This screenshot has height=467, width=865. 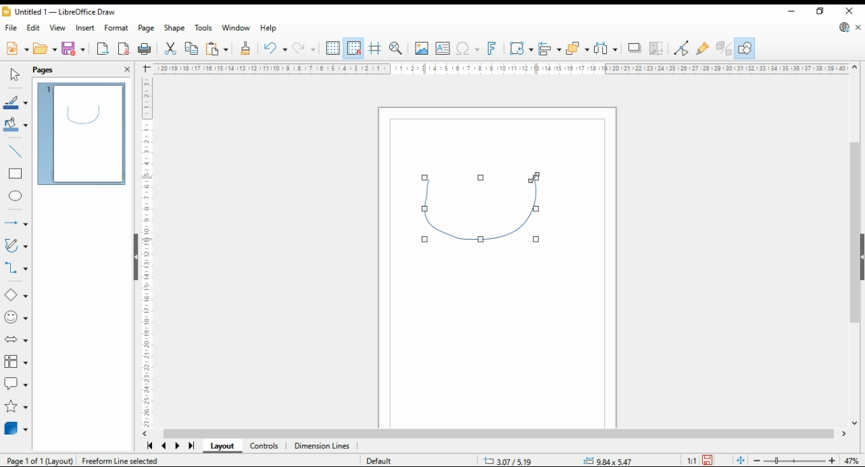 I want to click on help, so click(x=269, y=28).